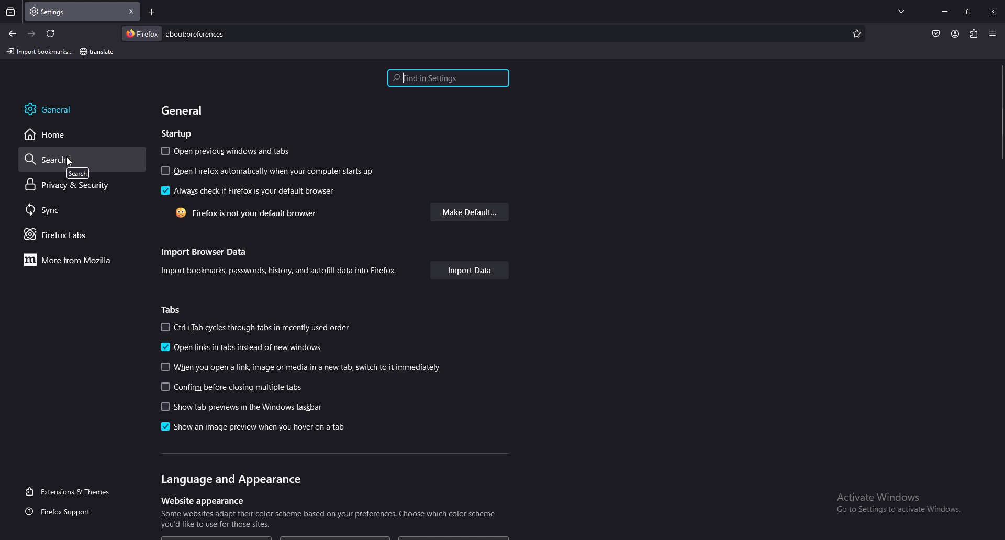 This screenshot has width=1005, height=540. I want to click on forward, so click(33, 33).